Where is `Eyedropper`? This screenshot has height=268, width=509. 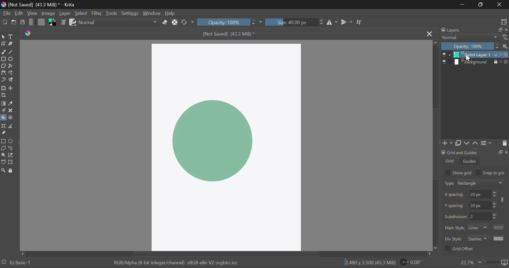
Eyedropper is located at coordinates (12, 103).